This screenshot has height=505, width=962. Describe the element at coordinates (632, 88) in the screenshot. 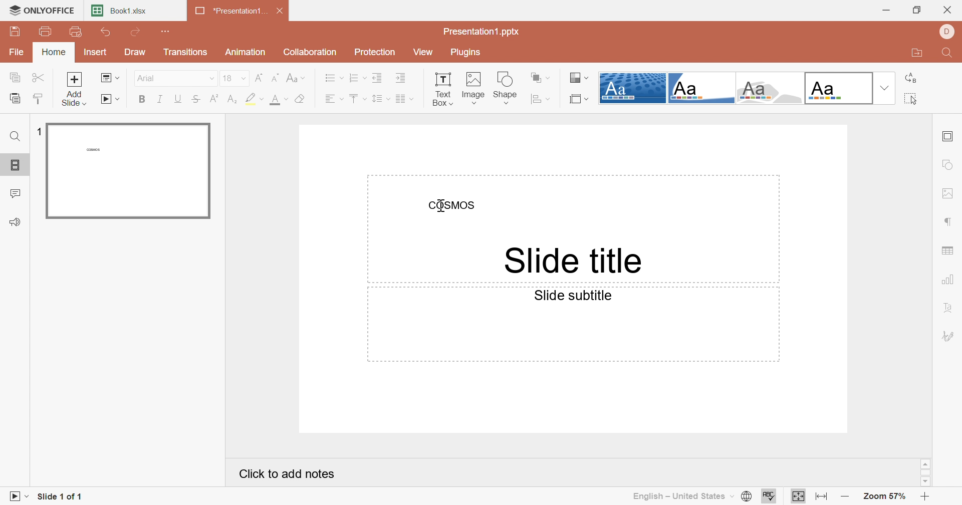

I see `Dotted` at that location.